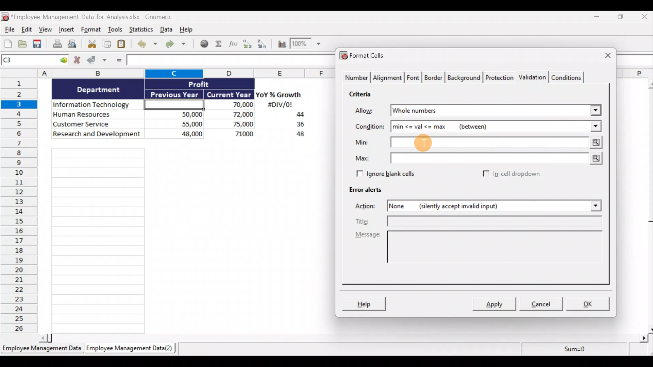 Image resolution: width=653 pixels, height=367 pixels. I want to click on Cells, so click(183, 238).